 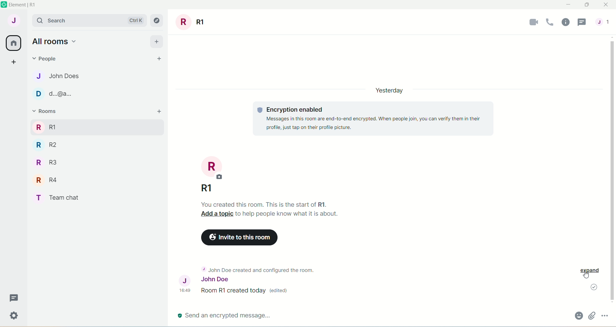 What do you see at coordinates (158, 21) in the screenshot?
I see `explore rooms` at bounding box center [158, 21].